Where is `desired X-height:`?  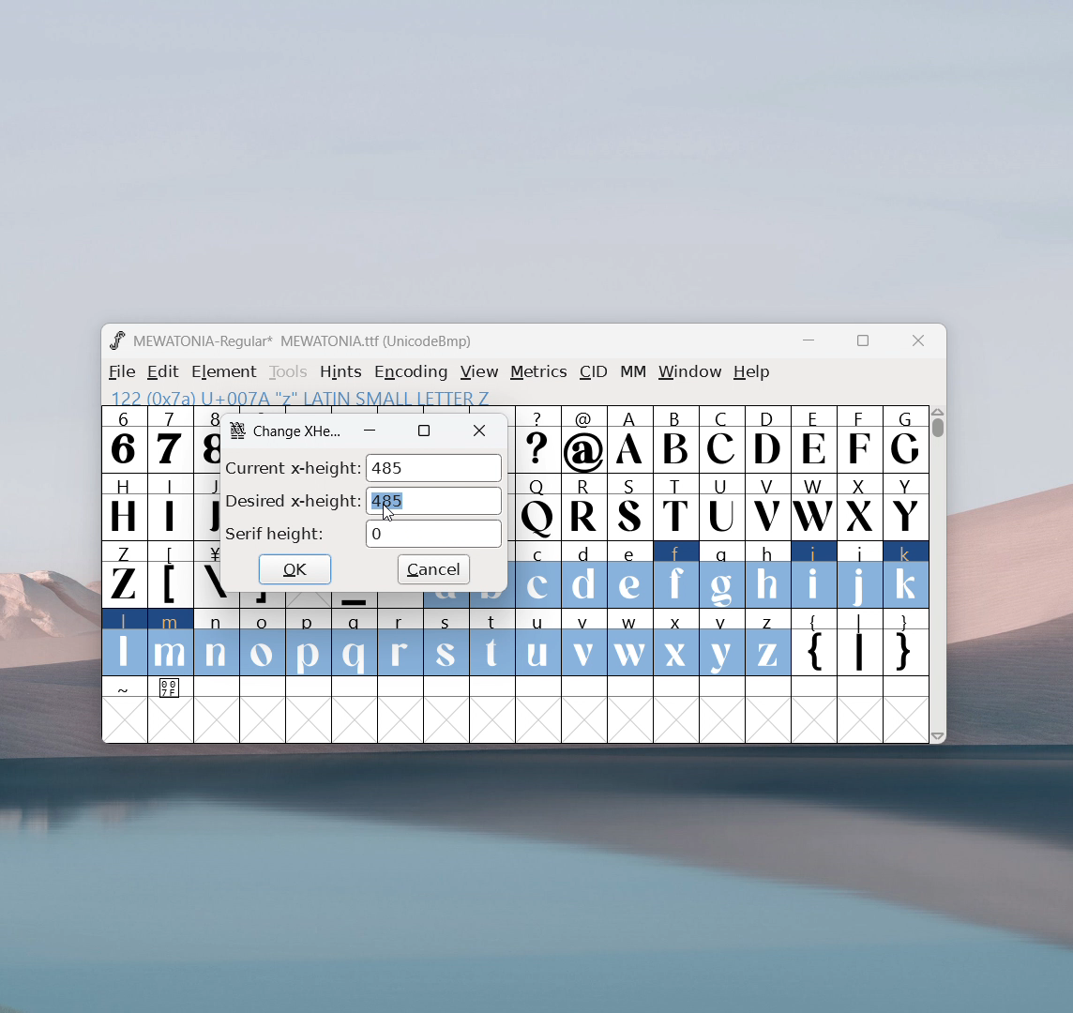
desired X-height: is located at coordinates (293, 500).